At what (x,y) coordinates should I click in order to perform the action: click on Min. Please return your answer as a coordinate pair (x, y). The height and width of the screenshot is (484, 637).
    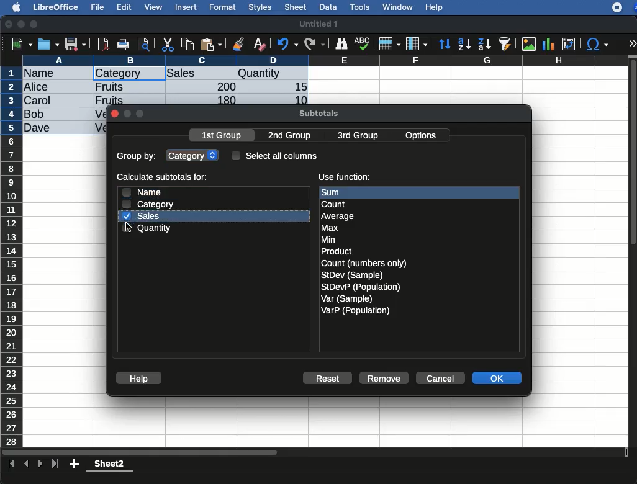
    Looking at the image, I should click on (328, 240).